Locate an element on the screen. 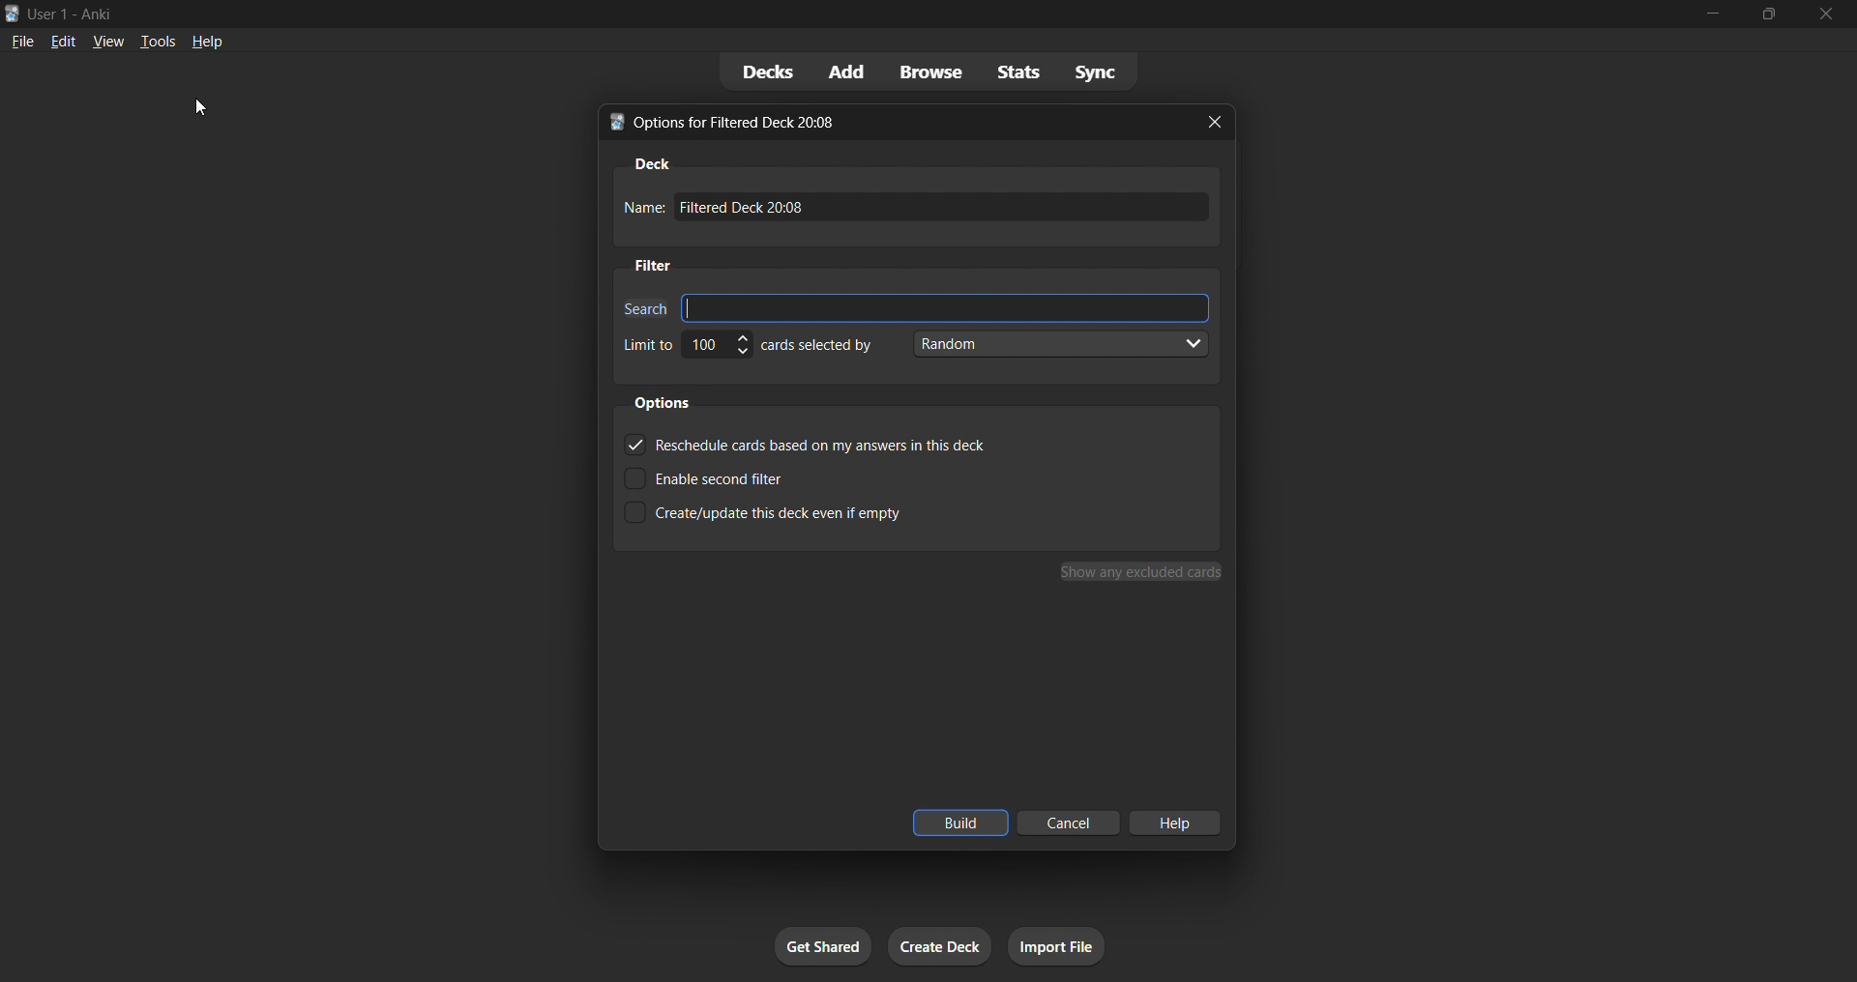  import file is located at coordinates (1057, 945).